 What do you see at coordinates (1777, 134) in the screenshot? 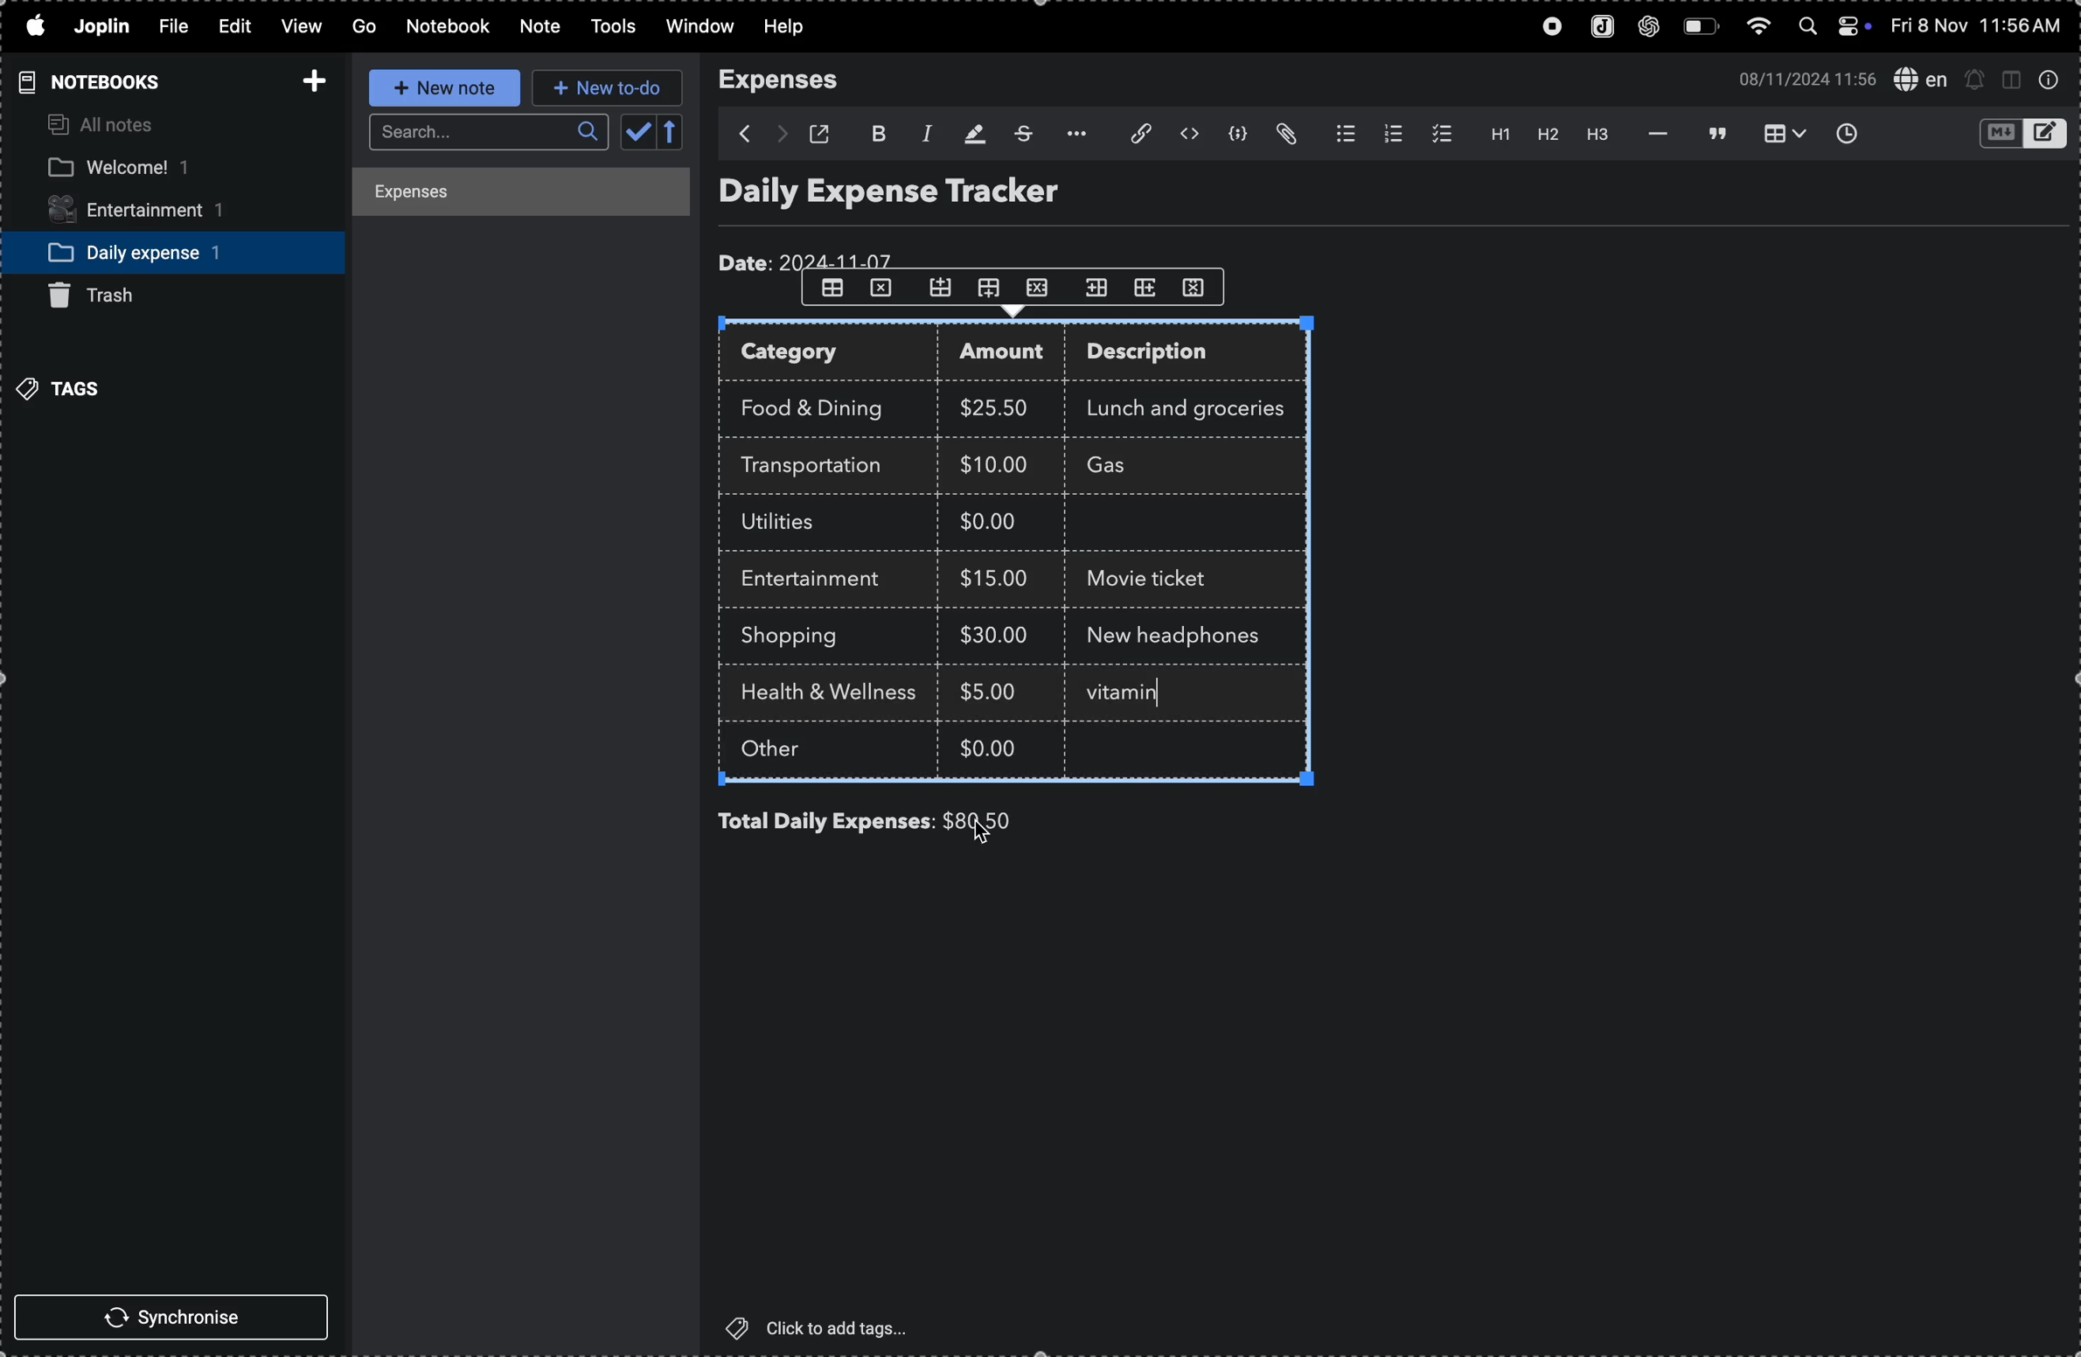
I see `table view` at bounding box center [1777, 134].